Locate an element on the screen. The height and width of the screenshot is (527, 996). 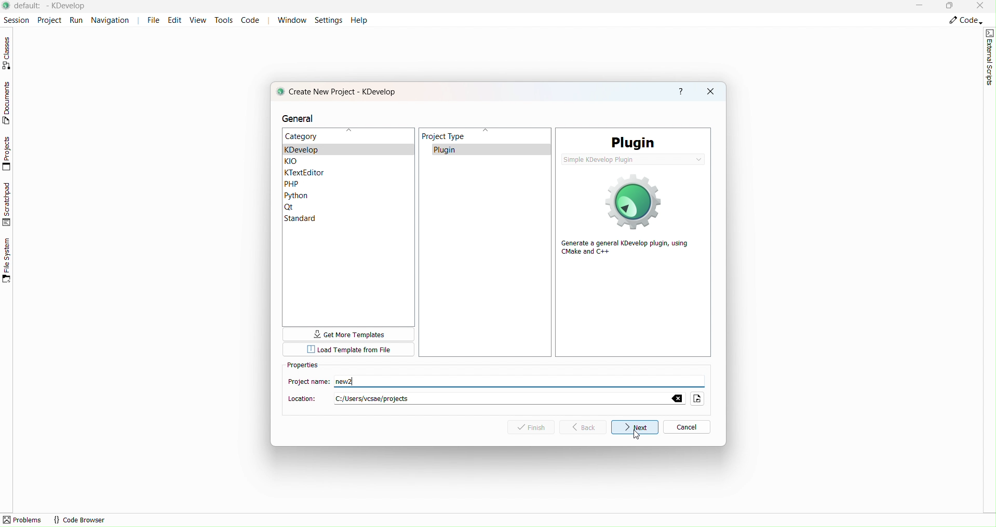
Close is located at coordinates (981, 6).